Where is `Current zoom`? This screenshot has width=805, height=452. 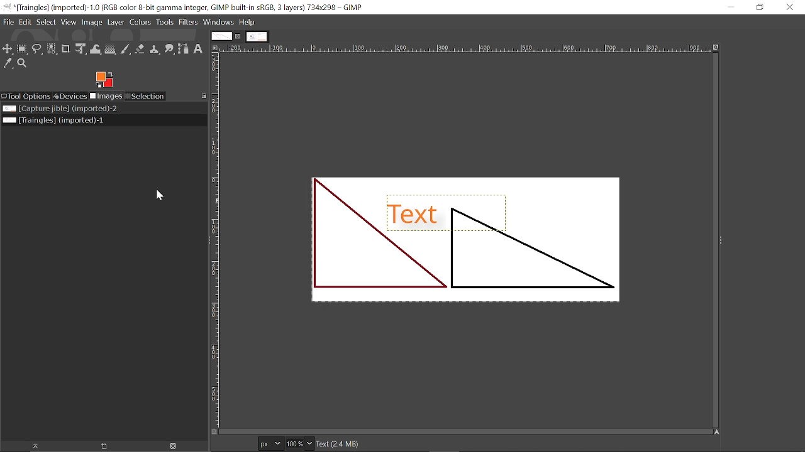 Current zoom is located at coordinates (294, 443).